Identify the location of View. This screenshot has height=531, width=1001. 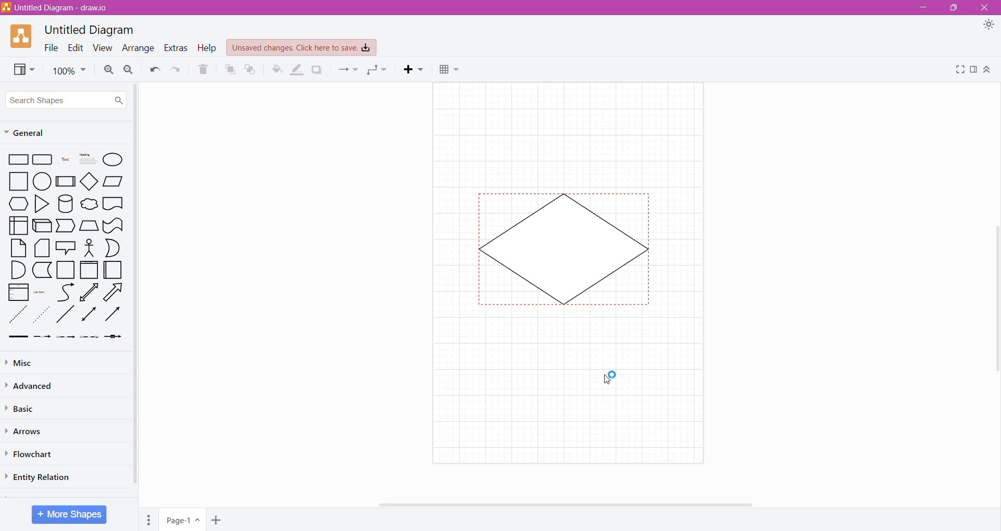
(23, 70).